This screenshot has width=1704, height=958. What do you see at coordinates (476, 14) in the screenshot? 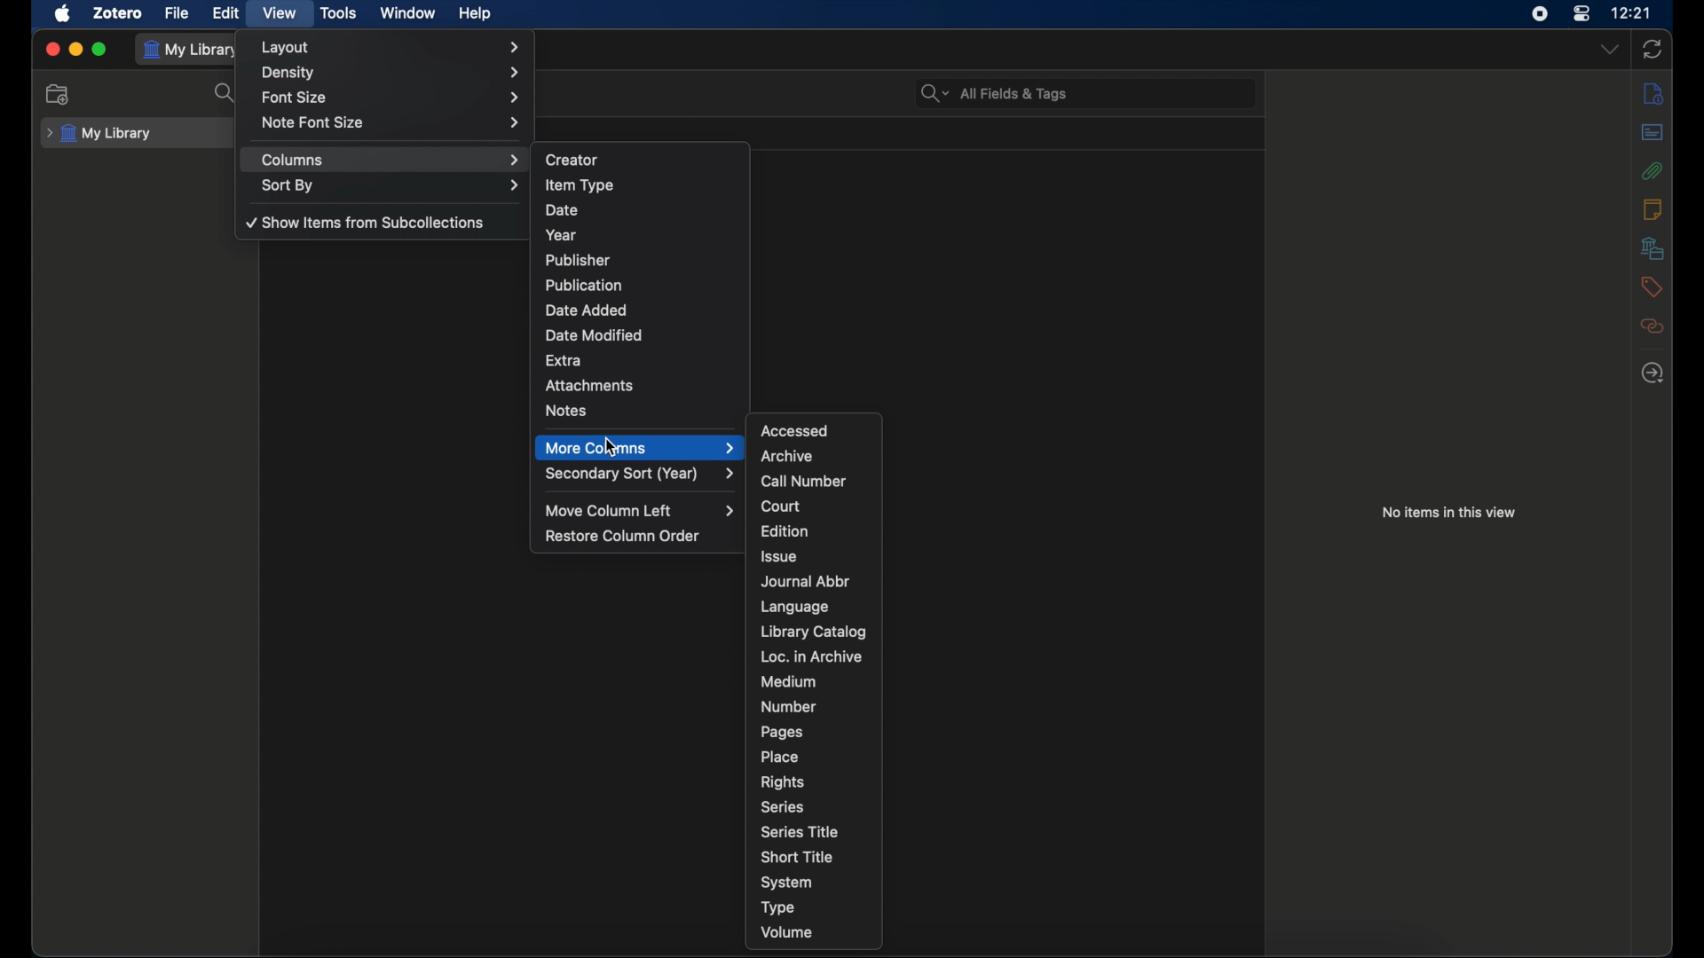
I see `help` at bounding box center [476, 14].